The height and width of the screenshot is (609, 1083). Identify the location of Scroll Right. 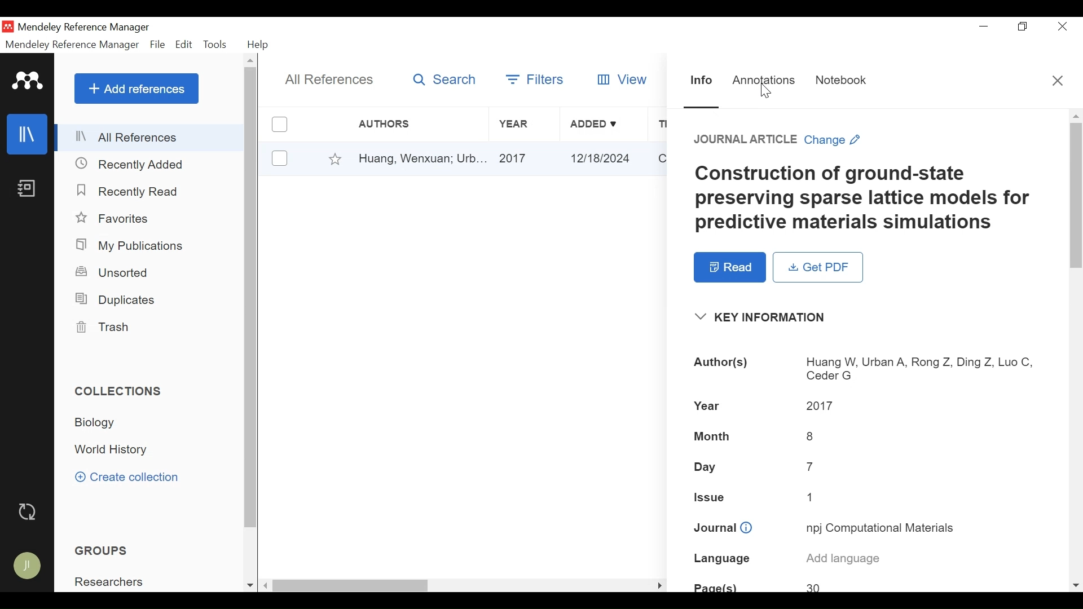
(657, 584).